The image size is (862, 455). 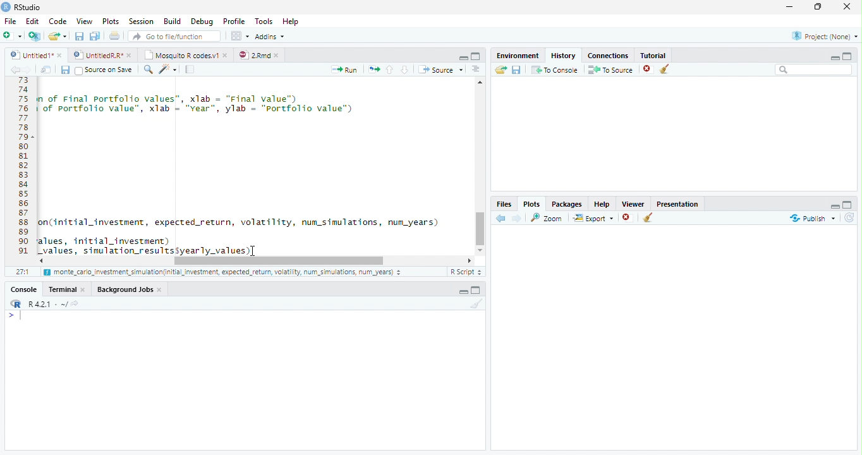 I want to click on Plots, so click(x=110, y=21).